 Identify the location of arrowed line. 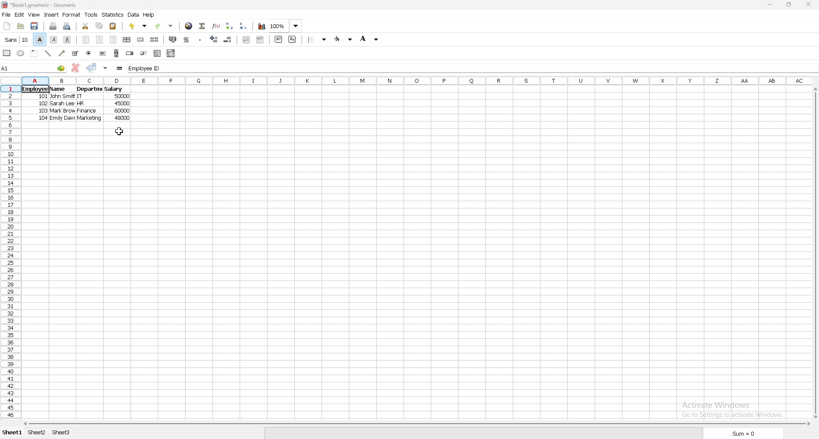
(63, 53).